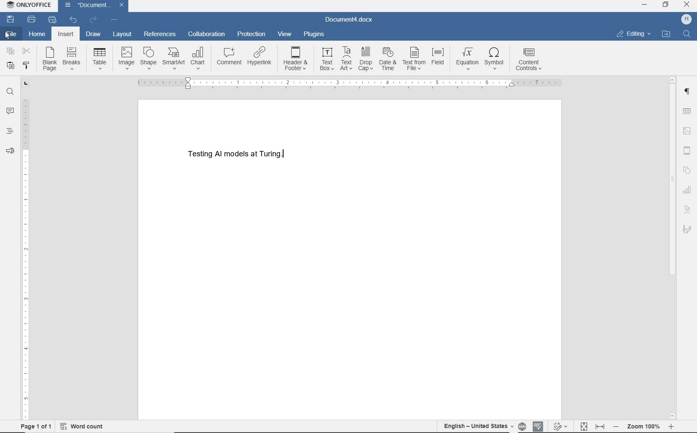  Describe the element at coordinates (7, 37) in the screenshot. I see `Pointer` at that location.